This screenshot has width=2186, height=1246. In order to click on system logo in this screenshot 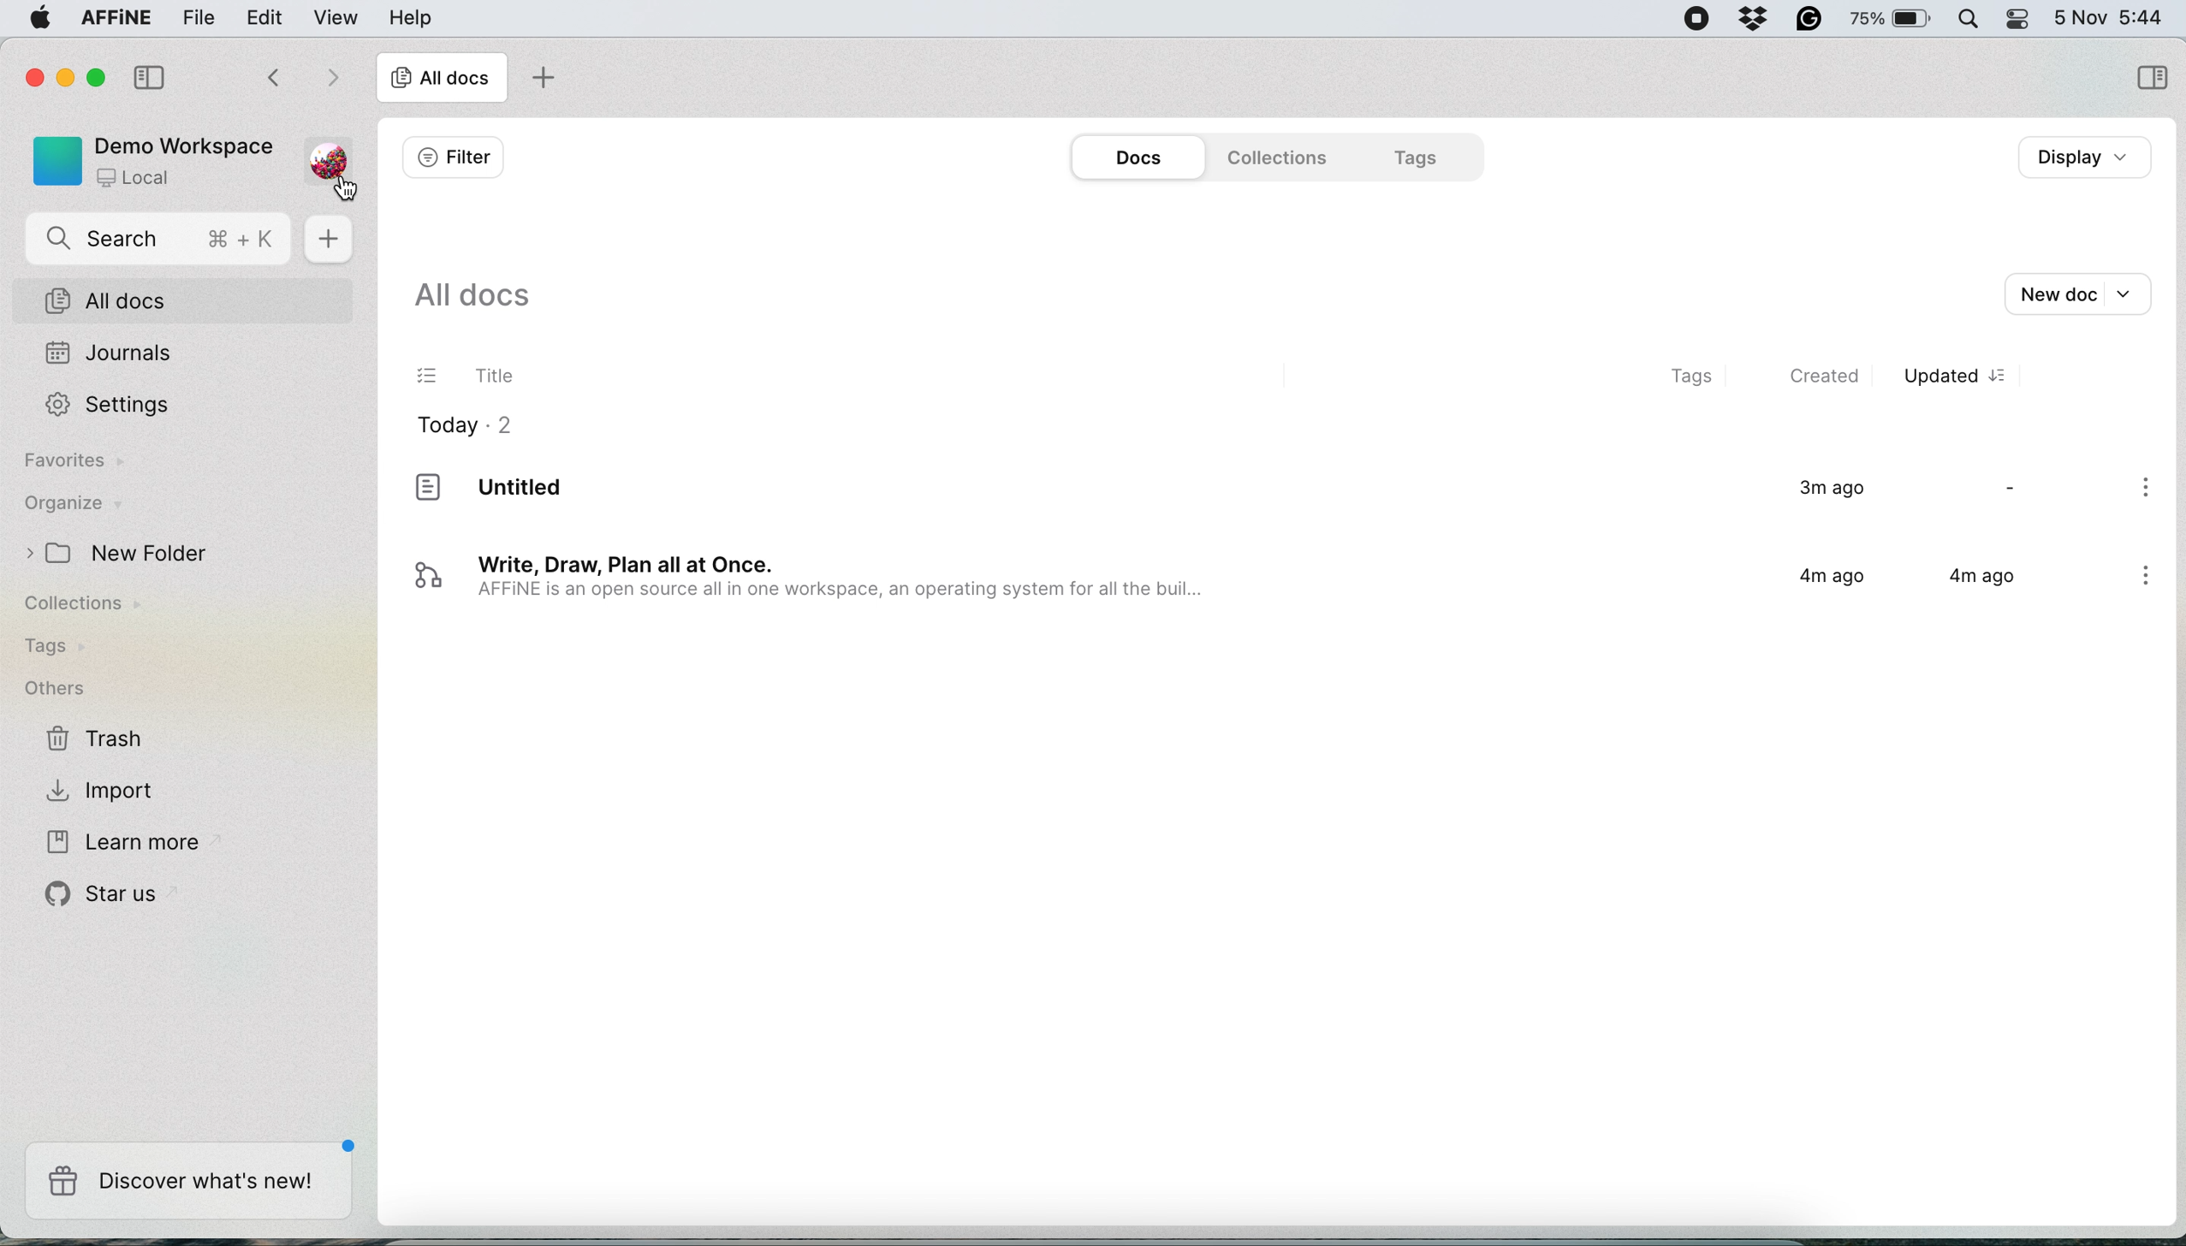, I will do `click(33, 21)`.